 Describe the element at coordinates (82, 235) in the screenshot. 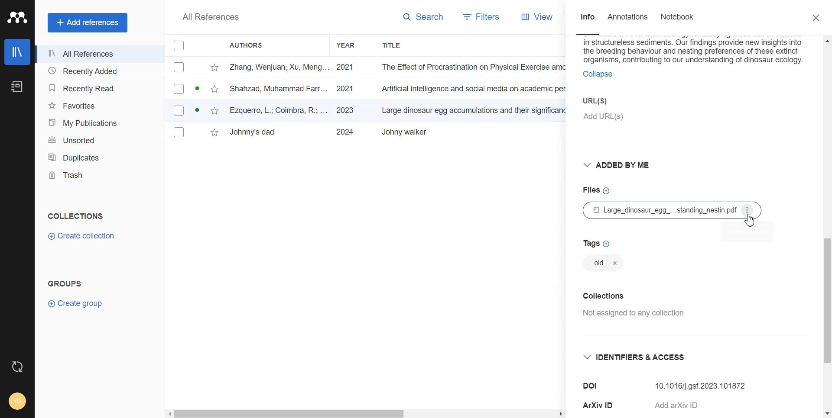

I see `Create Collection` at that location.